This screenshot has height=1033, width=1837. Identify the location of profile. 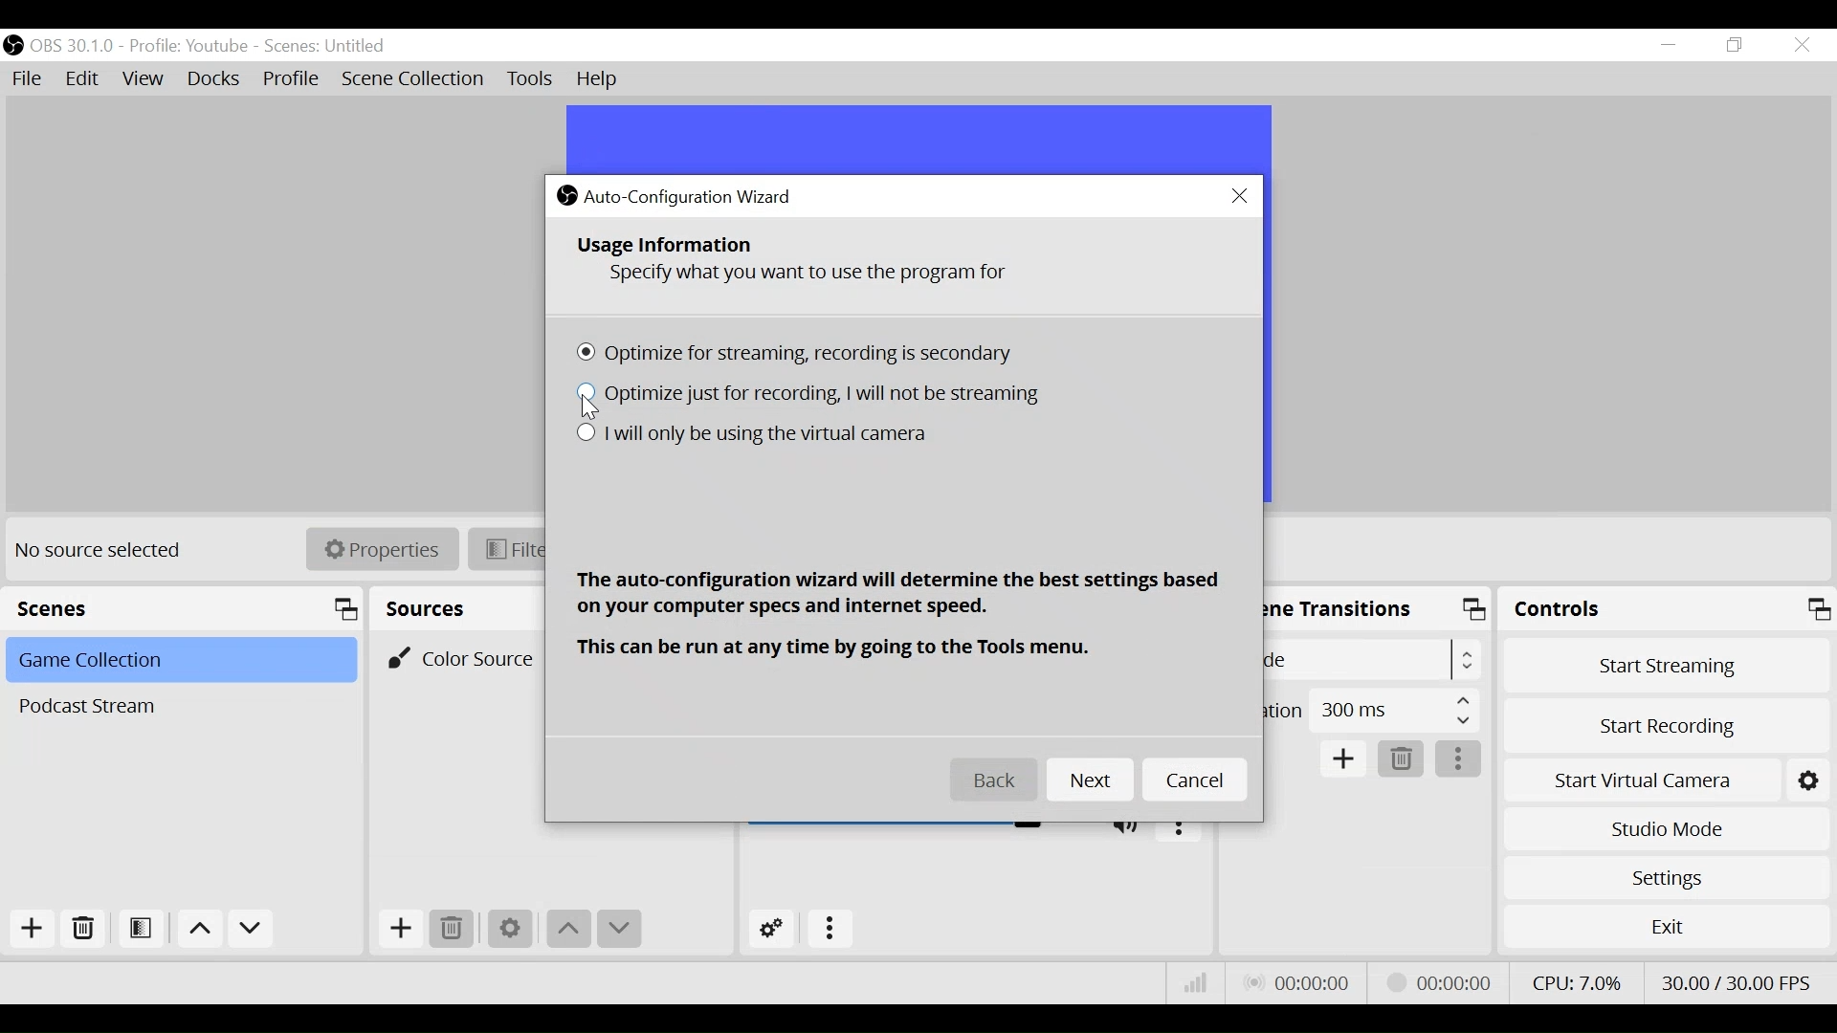
(188, 47).